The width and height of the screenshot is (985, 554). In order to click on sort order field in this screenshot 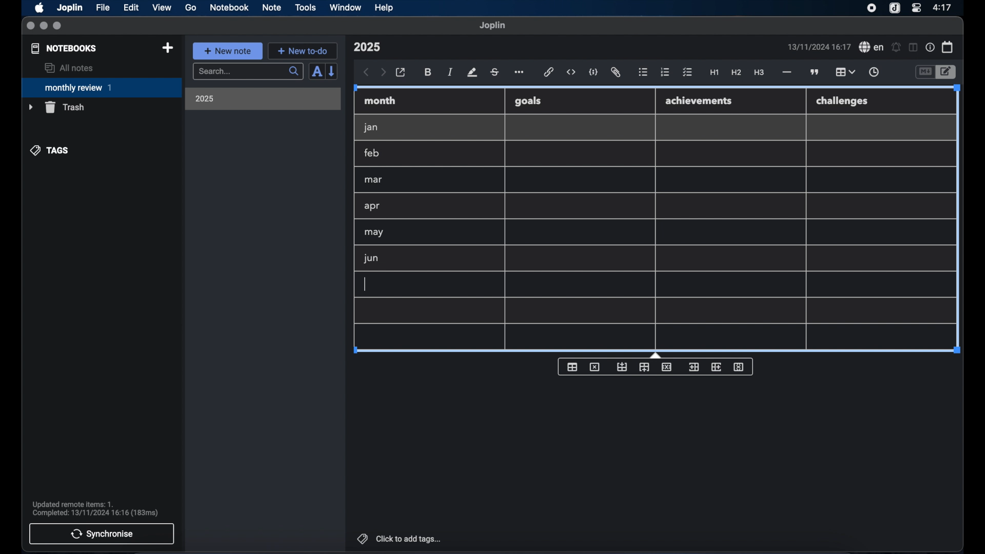, I will do `click(317, 72)`.